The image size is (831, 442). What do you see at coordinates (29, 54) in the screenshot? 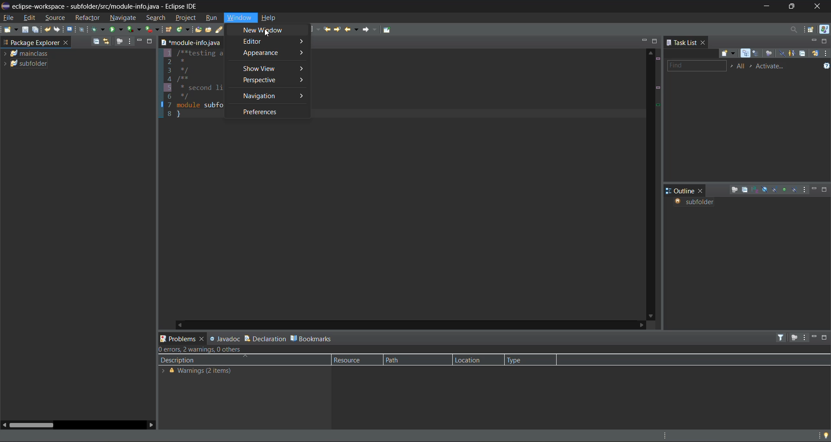
I see `module 1` at bounding box center [29, 54].